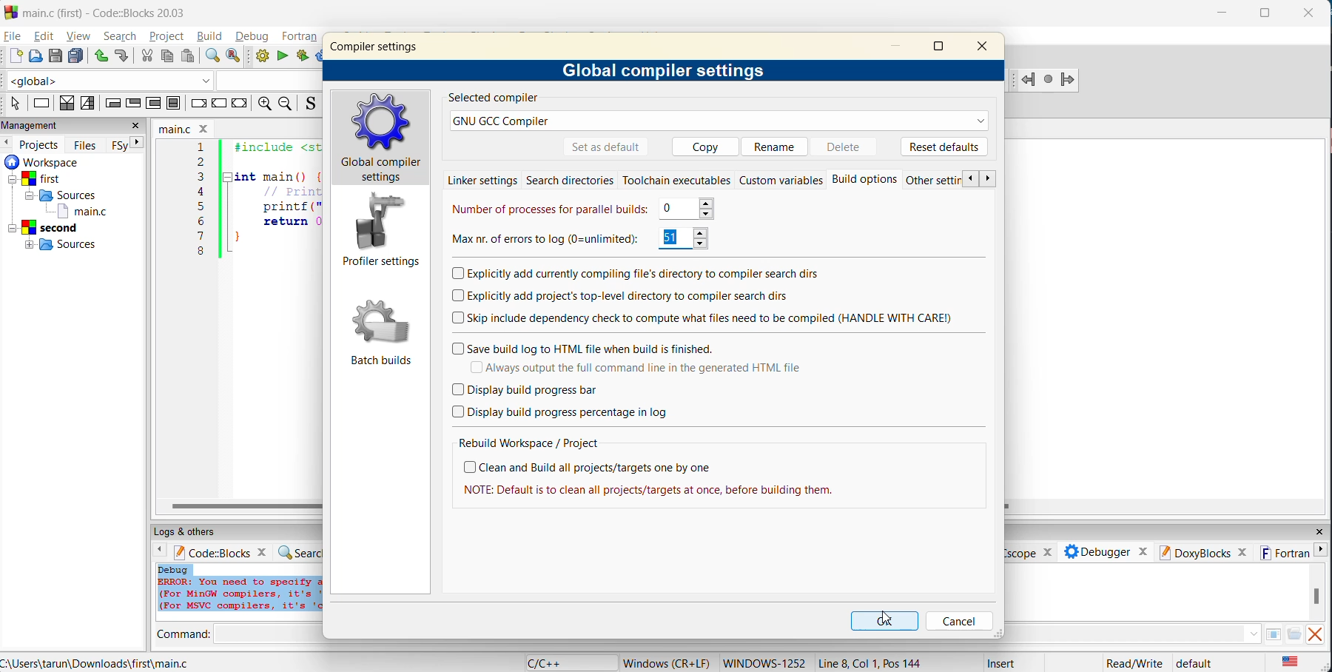  Describe the element at coordinates (570, 180) in the screenshot. I see `search directories` at that location.